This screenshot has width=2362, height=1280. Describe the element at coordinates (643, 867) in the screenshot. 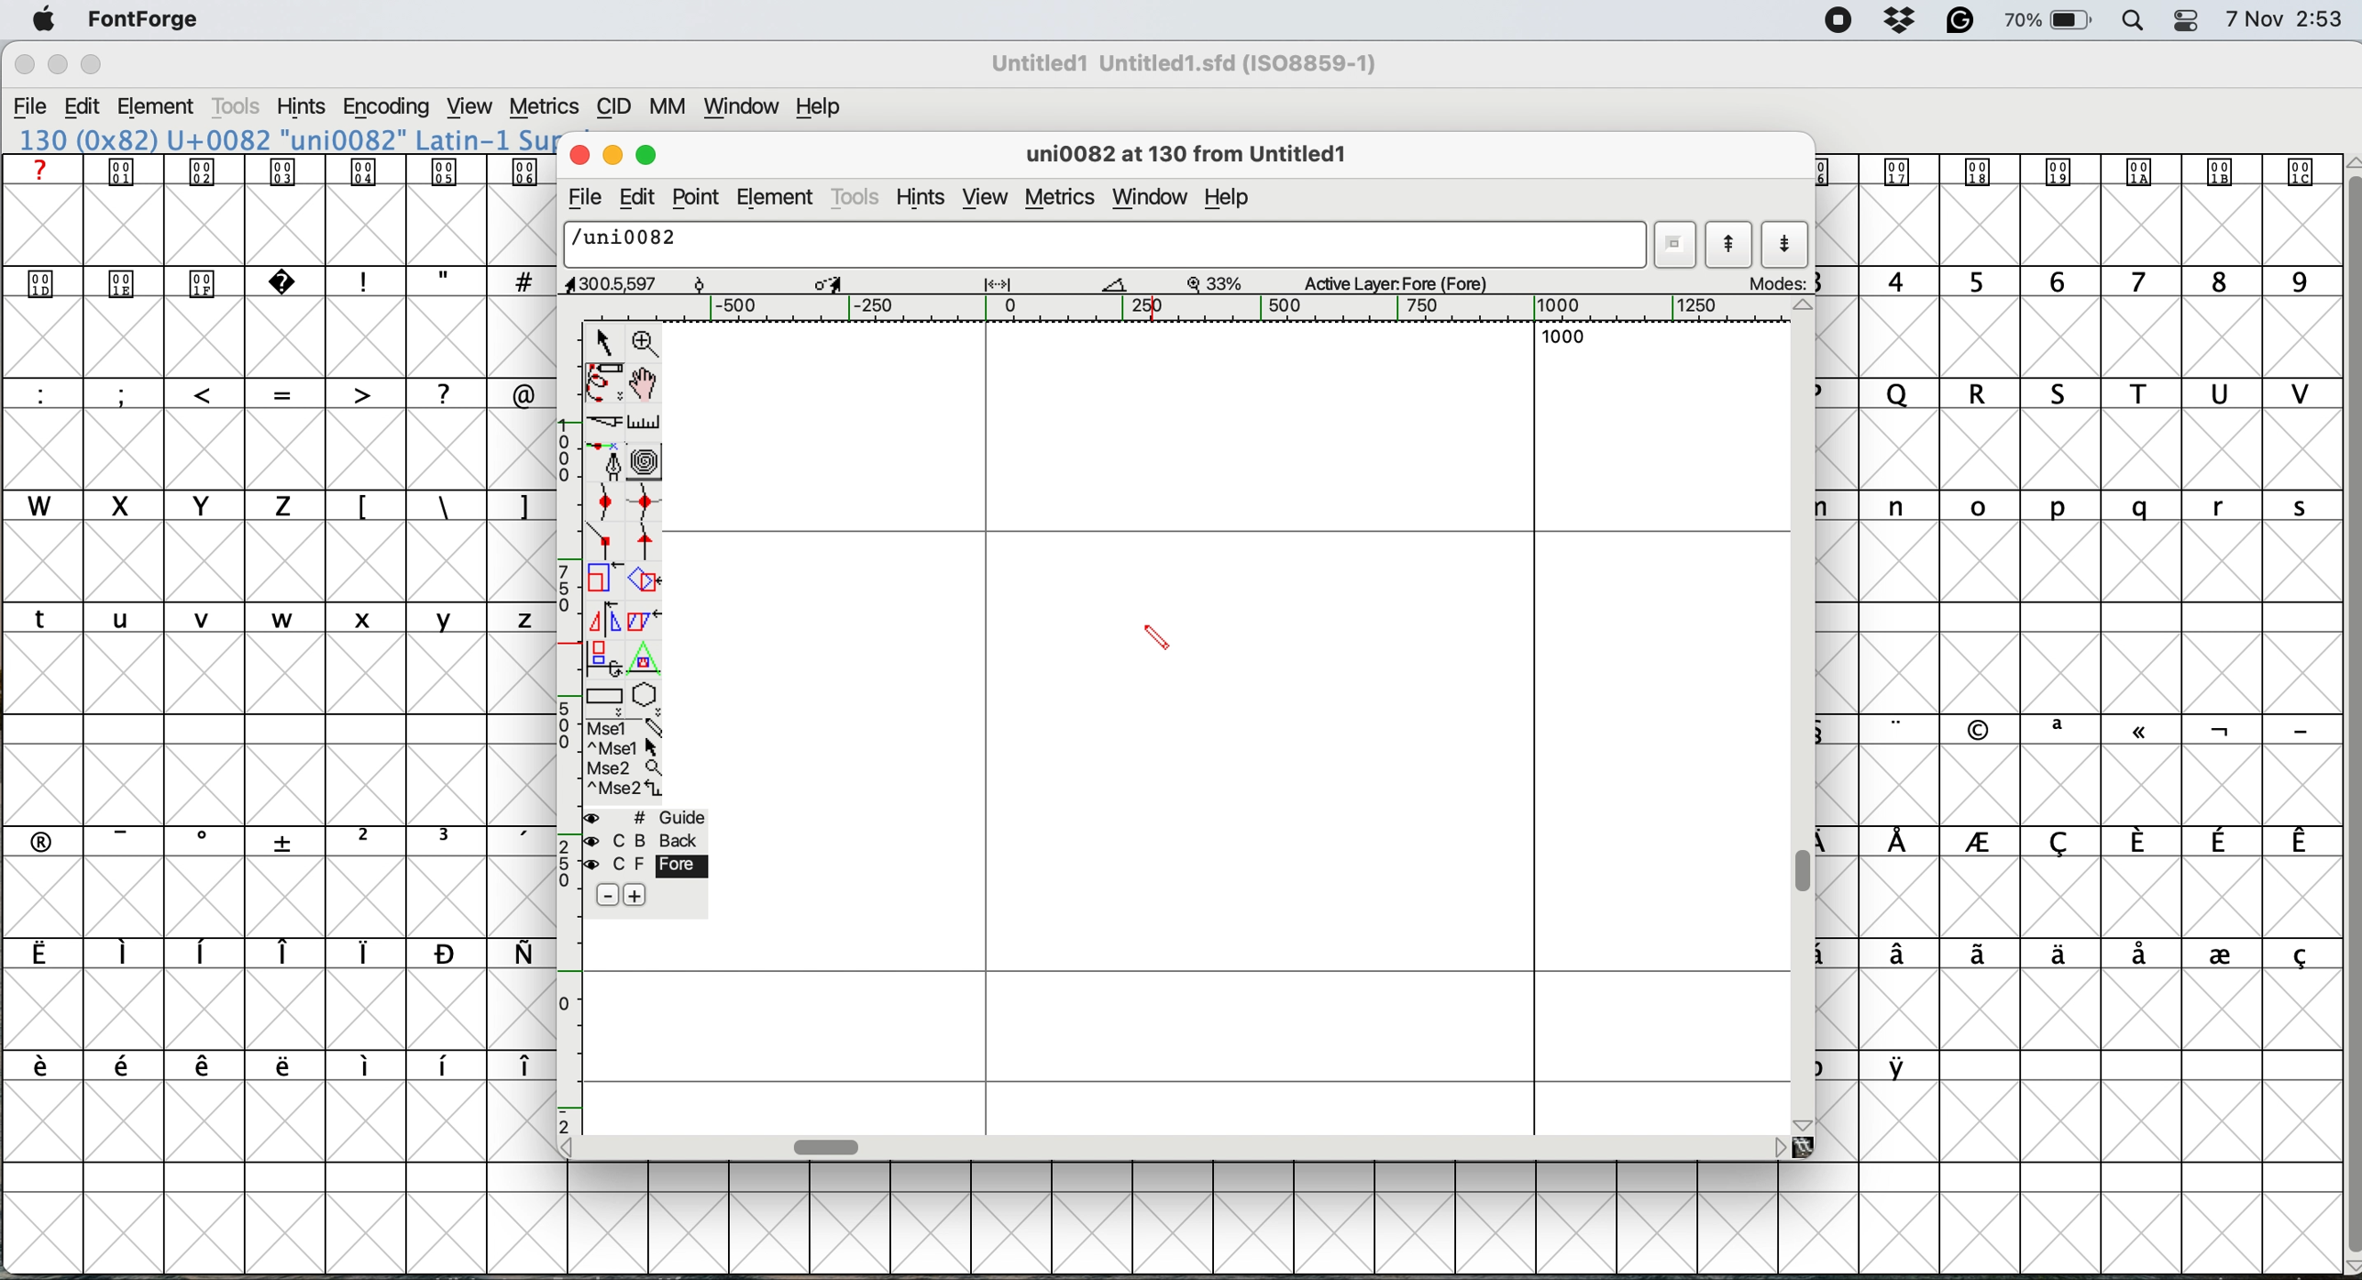

I see `fore` at that location.